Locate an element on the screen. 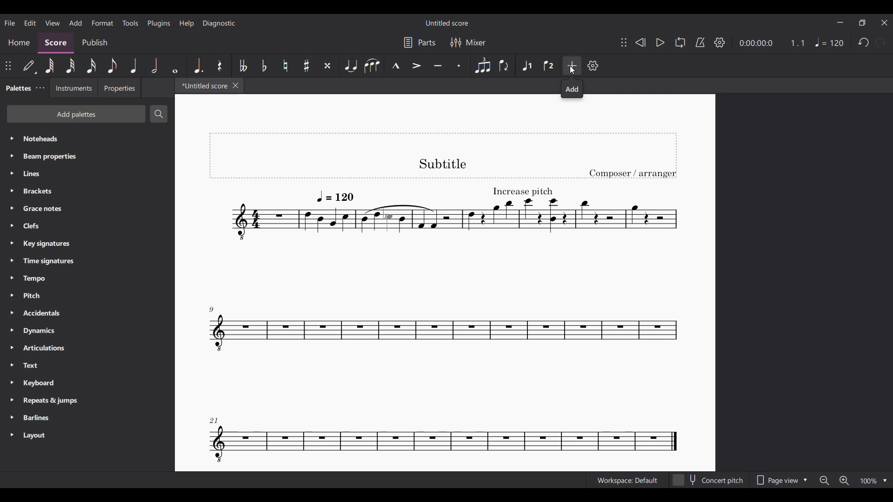 This screenshot has width=893, height=502. Metronome is located at coordinates (700, 42).